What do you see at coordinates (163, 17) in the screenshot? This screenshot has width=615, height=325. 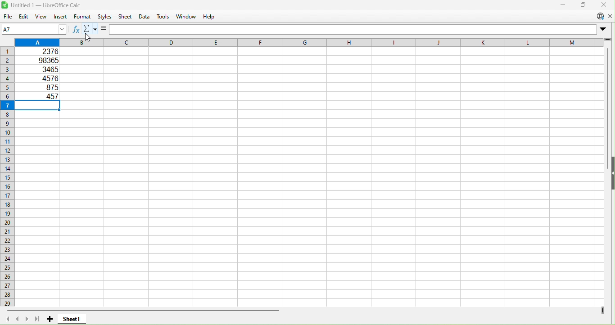 I see `Tools` at bounding box center [163, 17].